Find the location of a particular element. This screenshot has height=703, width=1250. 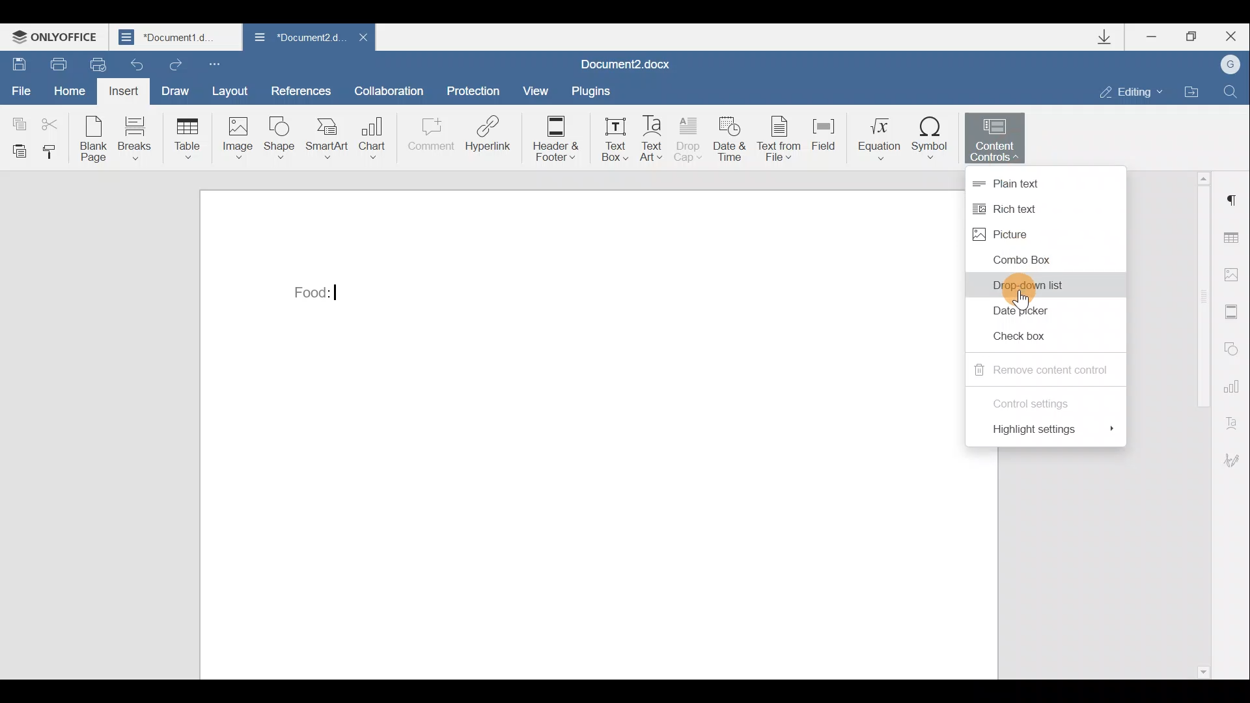

Shapes settings is located at coordinates (1232, 347).